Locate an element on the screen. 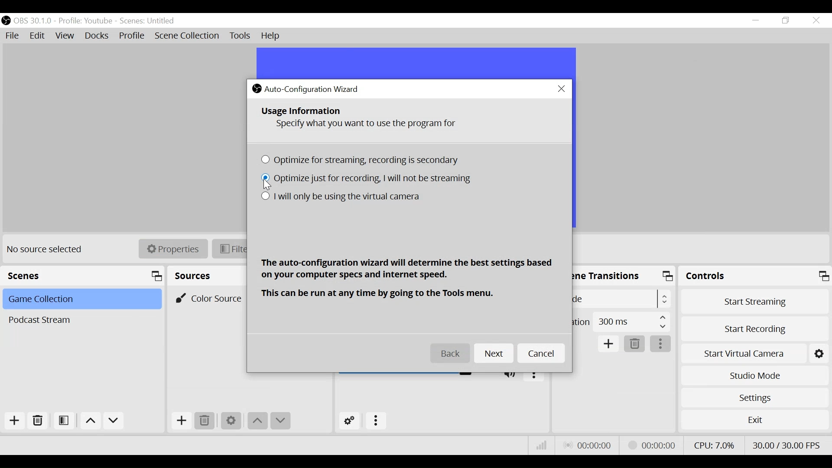 This screenshot has height=468, width=832. Scene Collection is located at coordinates (186, 36).